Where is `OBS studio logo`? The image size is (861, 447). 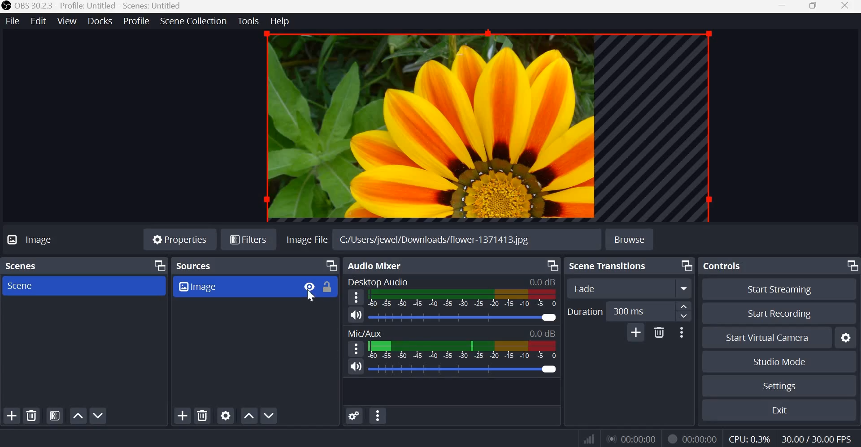
OBS studio logo is located at coordinates (6, 6).